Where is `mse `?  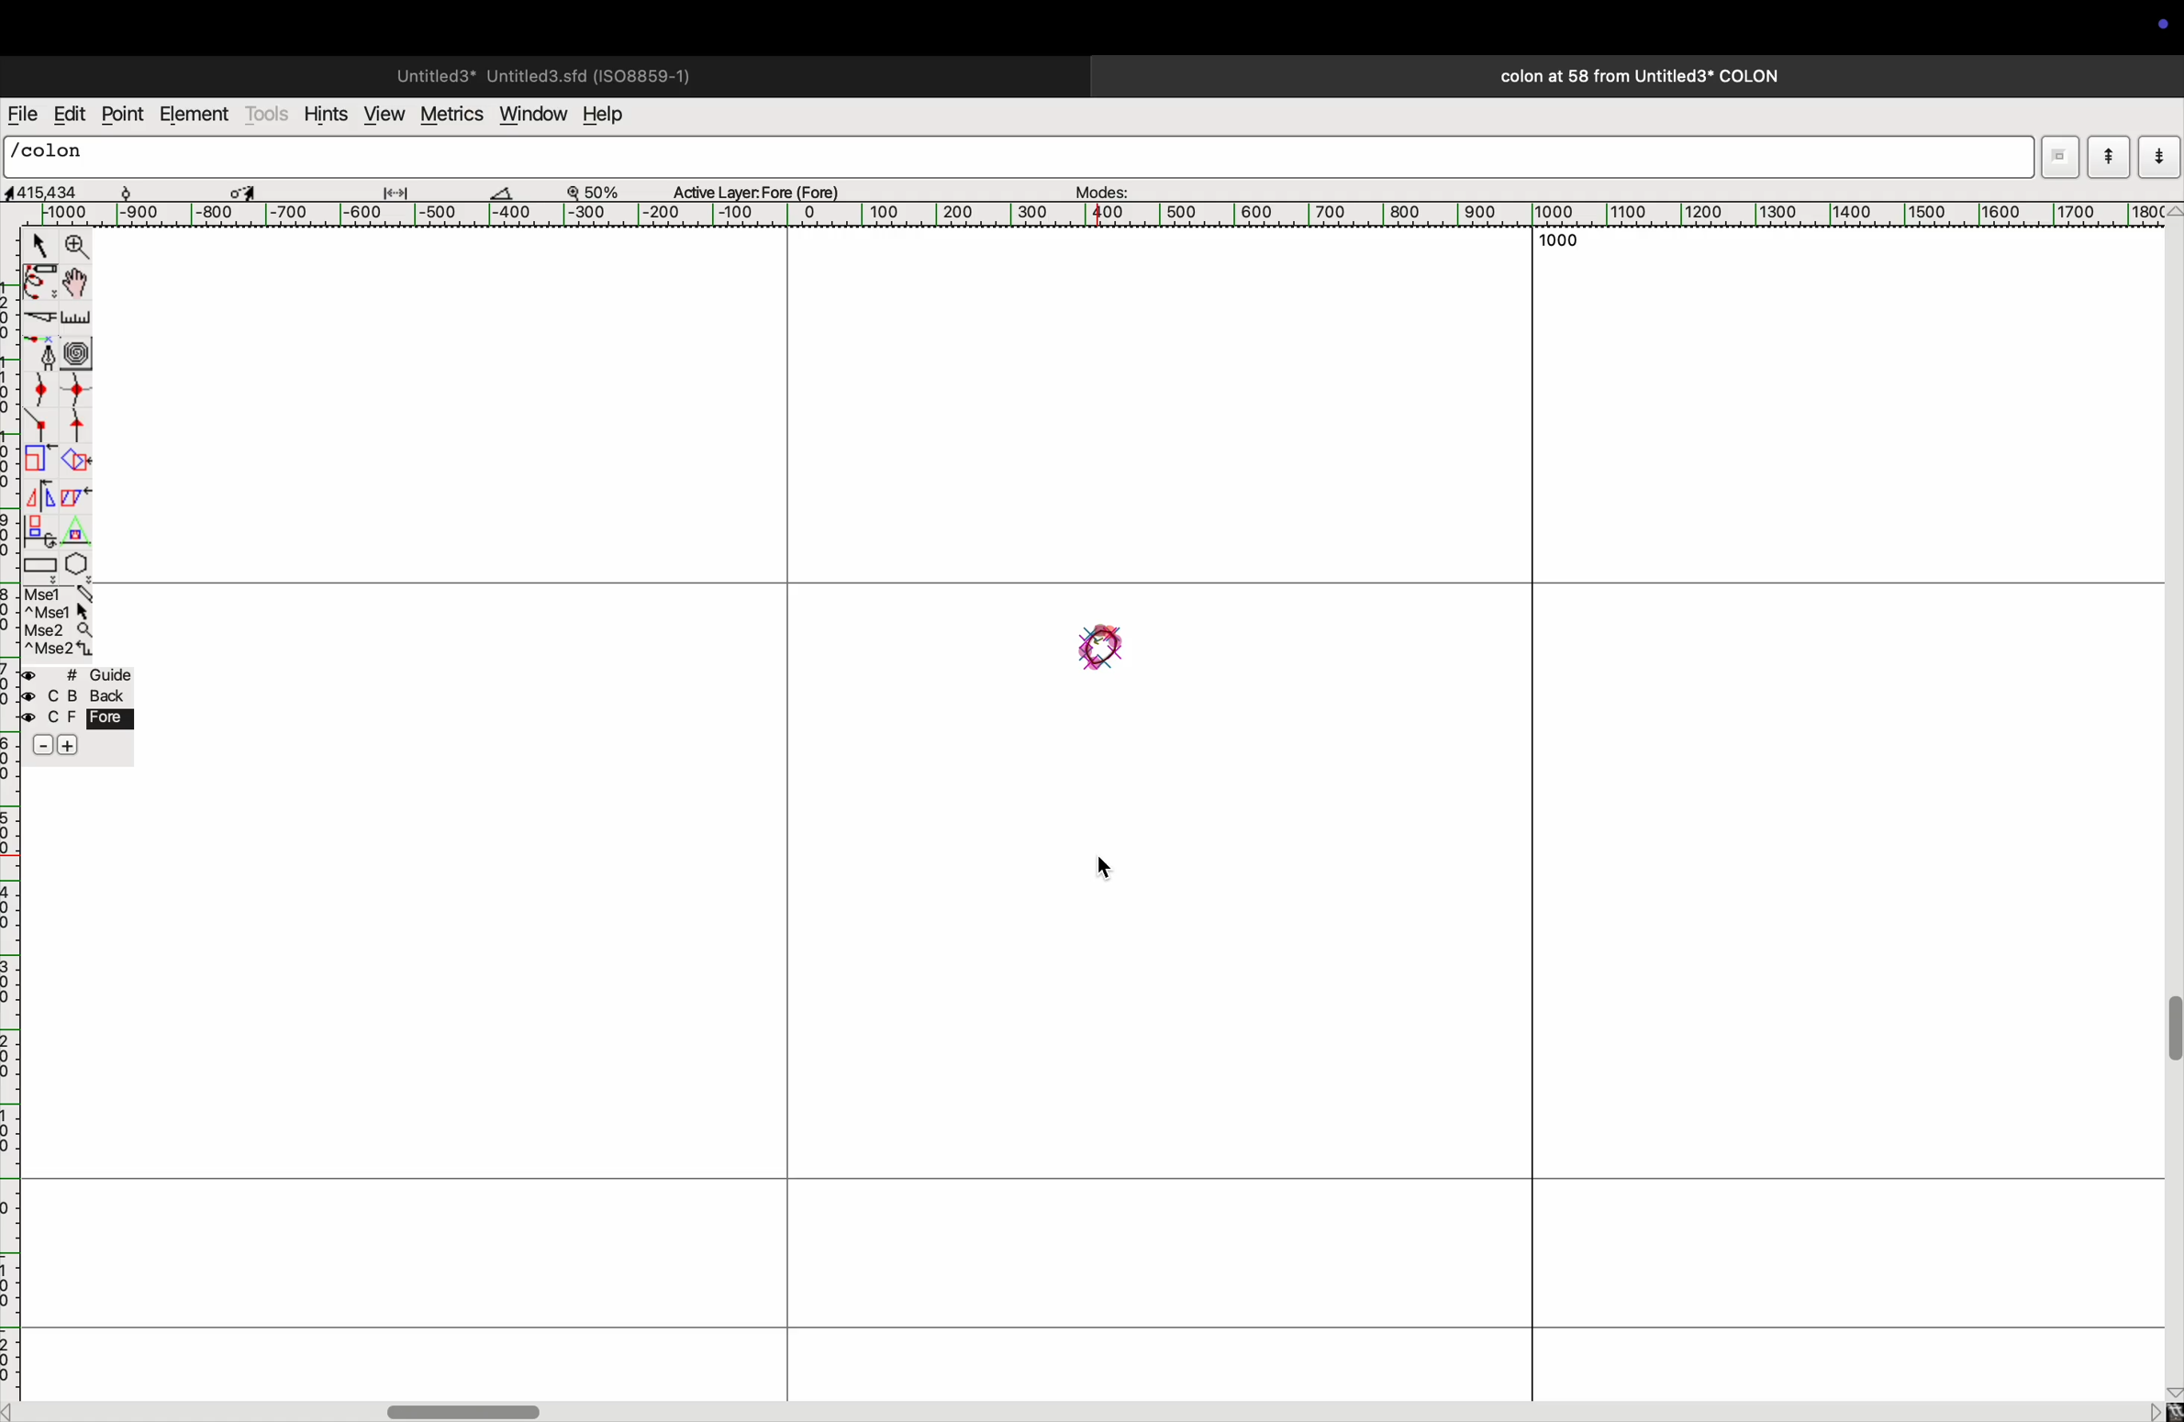 mse  is located at coordinates (55, 620).